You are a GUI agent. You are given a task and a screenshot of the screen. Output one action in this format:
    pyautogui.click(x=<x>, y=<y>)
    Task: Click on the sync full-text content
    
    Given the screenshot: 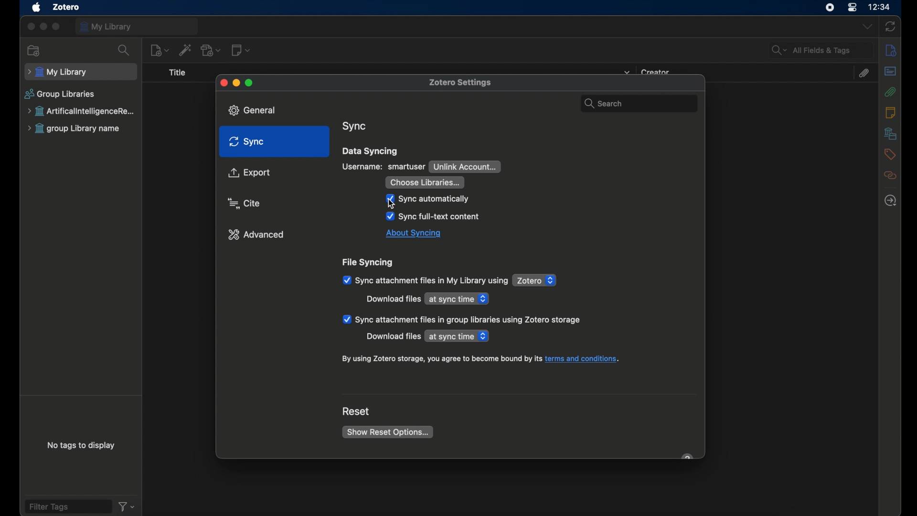 What is the action you would take?
    pyautogui.click(x=433, y=217)
    